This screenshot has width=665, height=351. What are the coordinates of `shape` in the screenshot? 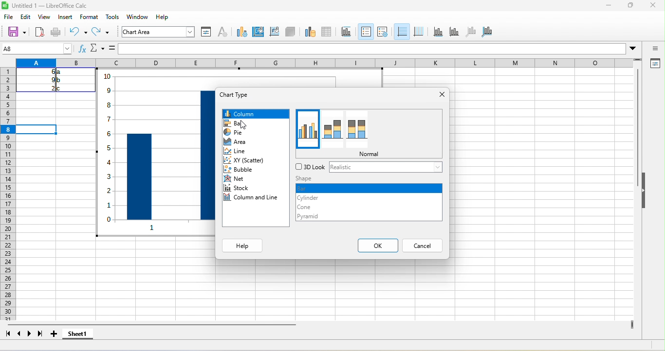 It's located at (332, 179).